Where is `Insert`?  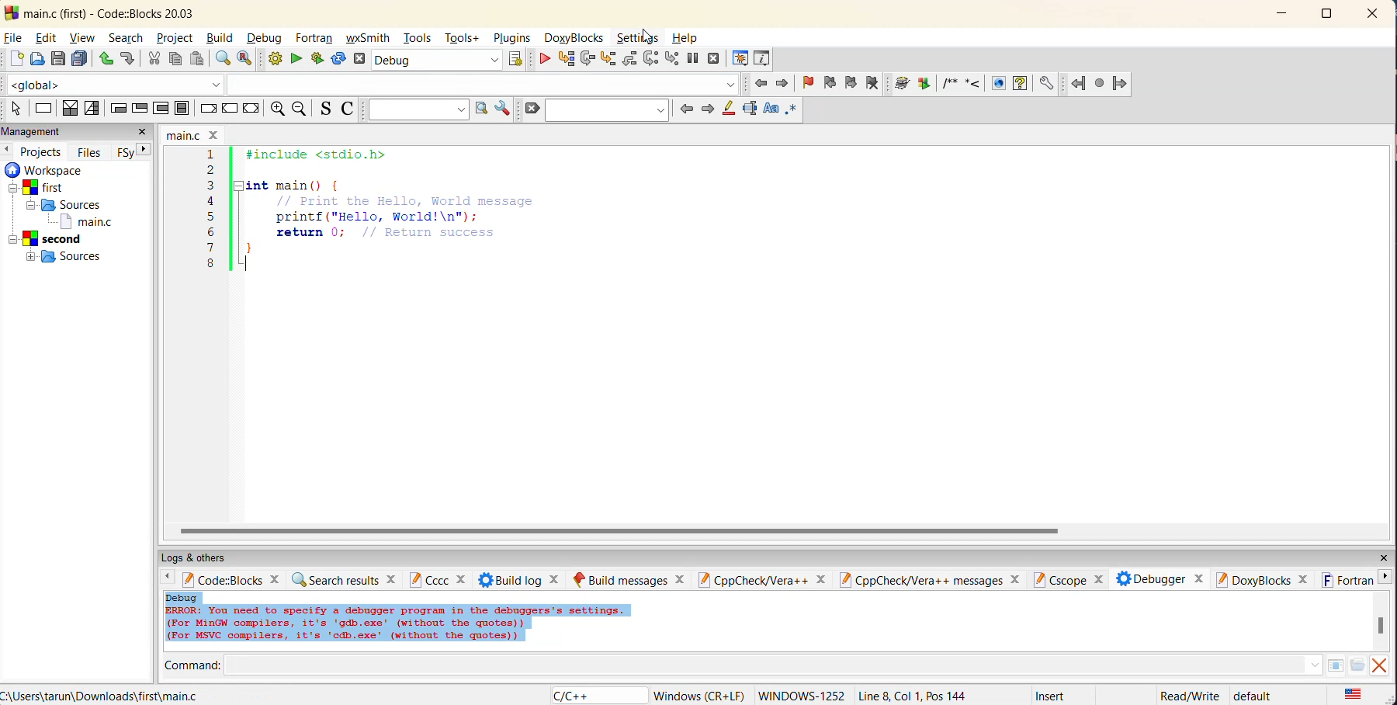 Insert is located at coordinates (1052, 694).